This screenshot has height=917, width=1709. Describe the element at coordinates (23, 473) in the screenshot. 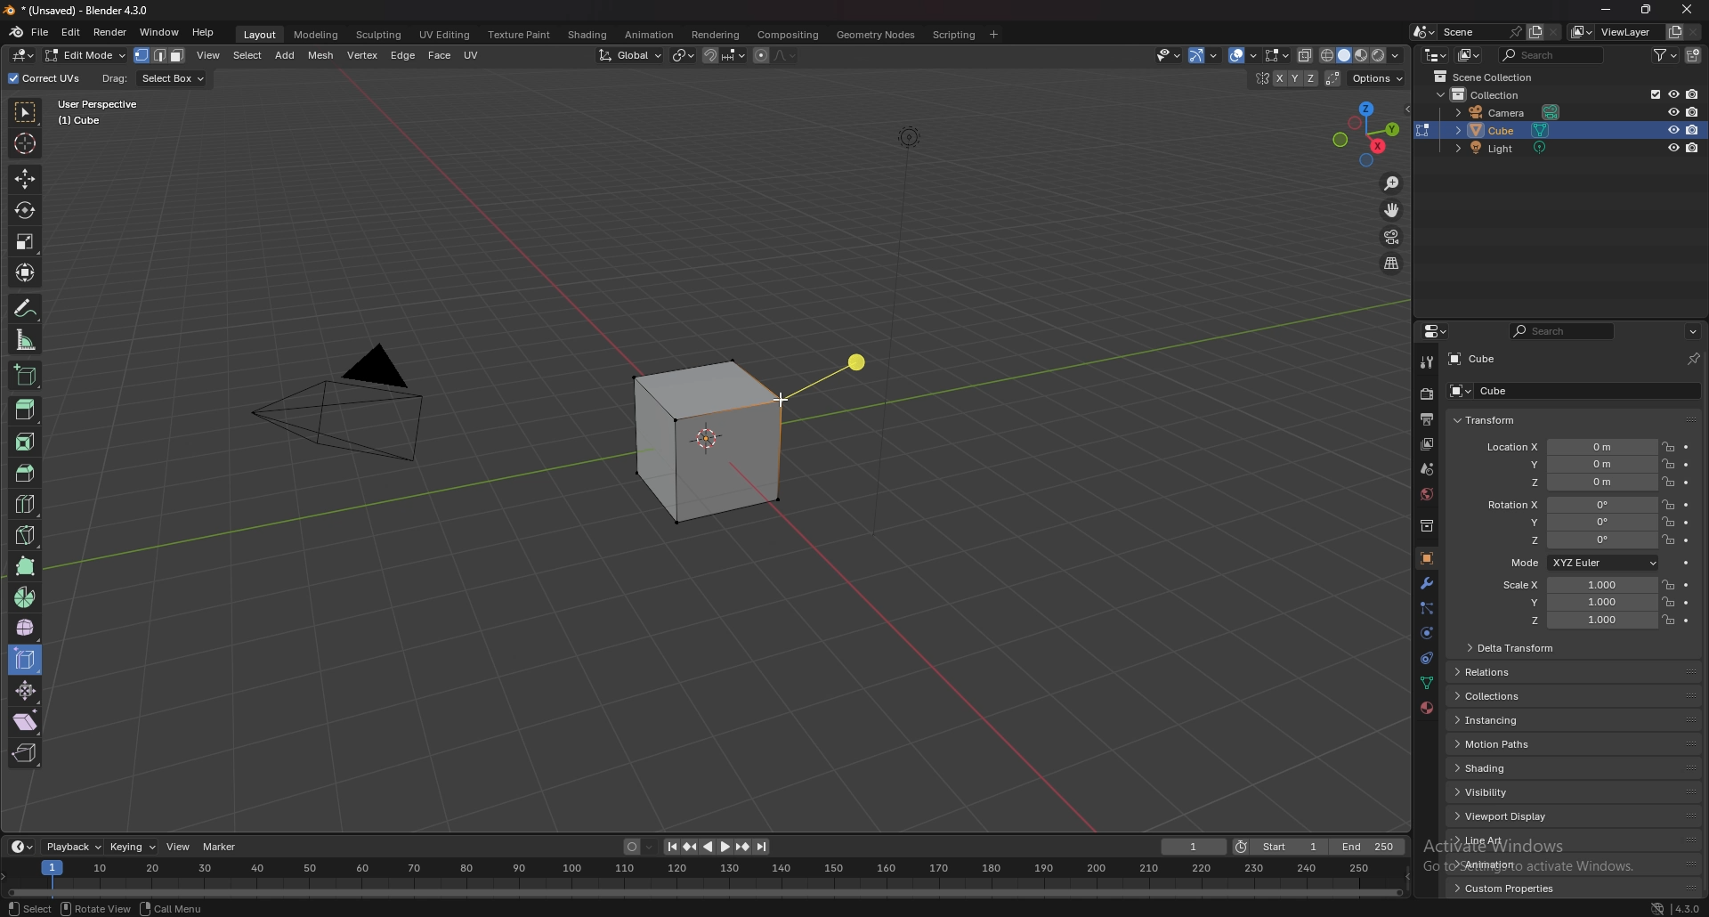

I see `bevel` at that location.